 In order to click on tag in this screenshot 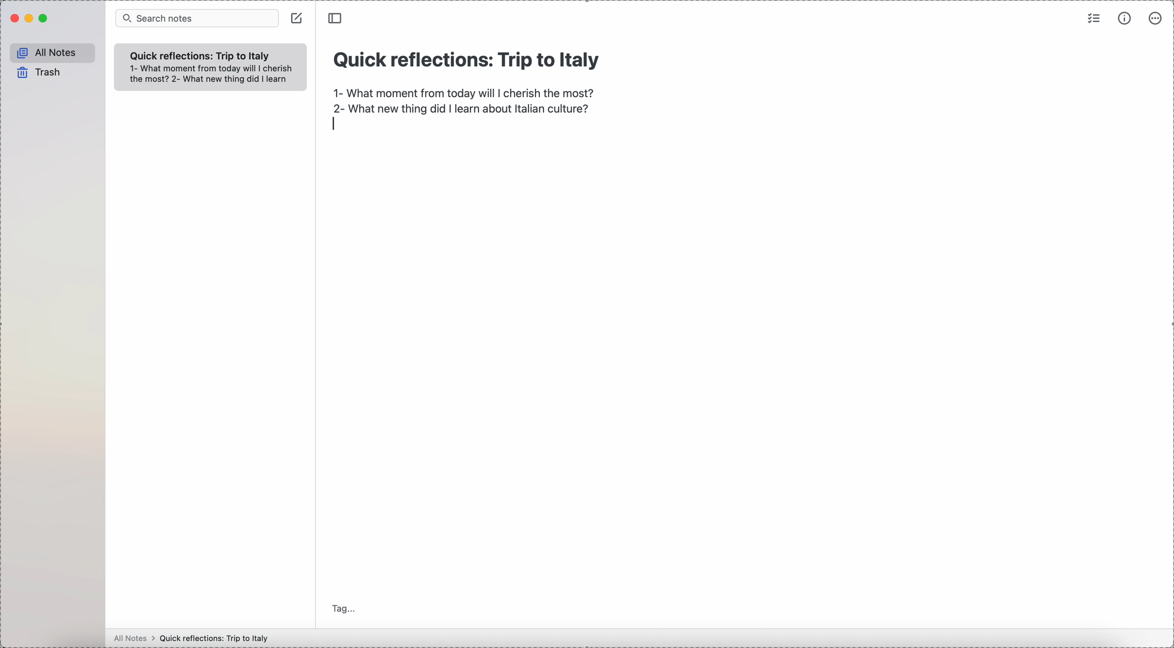, I will do `click(344, 608)`.